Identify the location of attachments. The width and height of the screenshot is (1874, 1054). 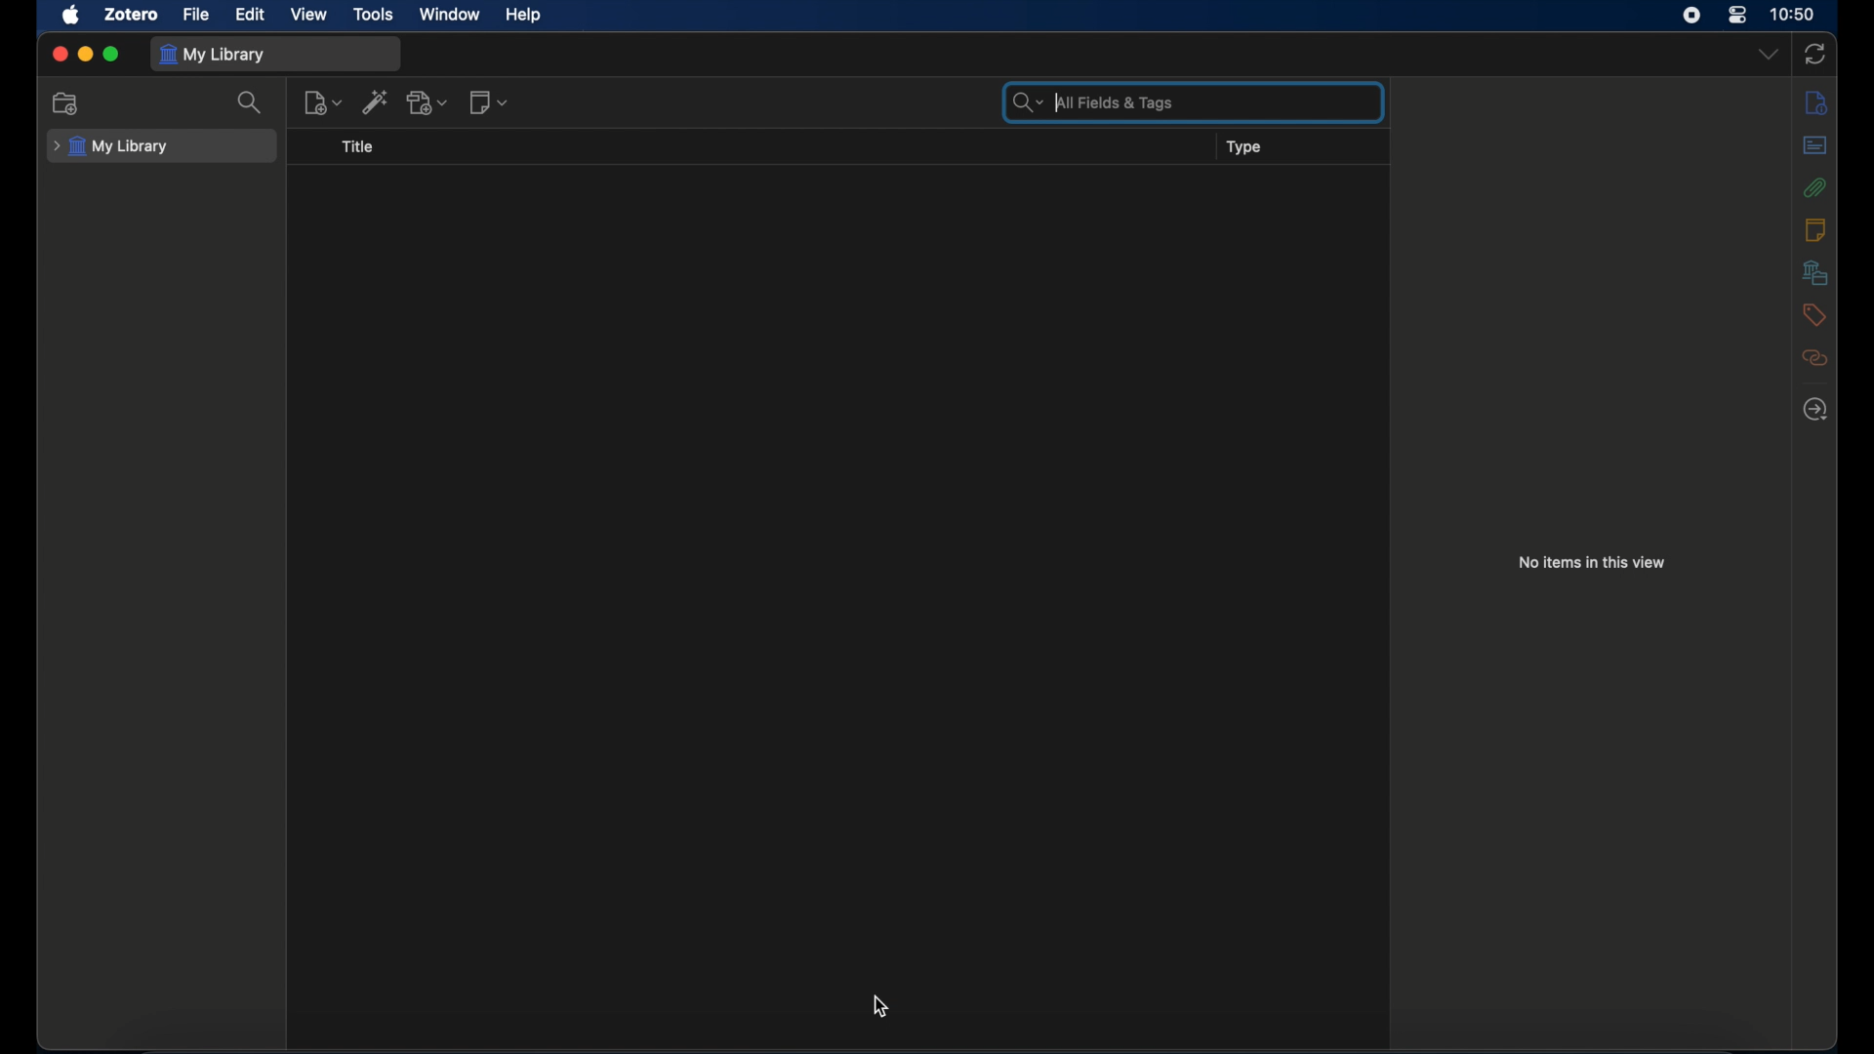
(1815, 187).